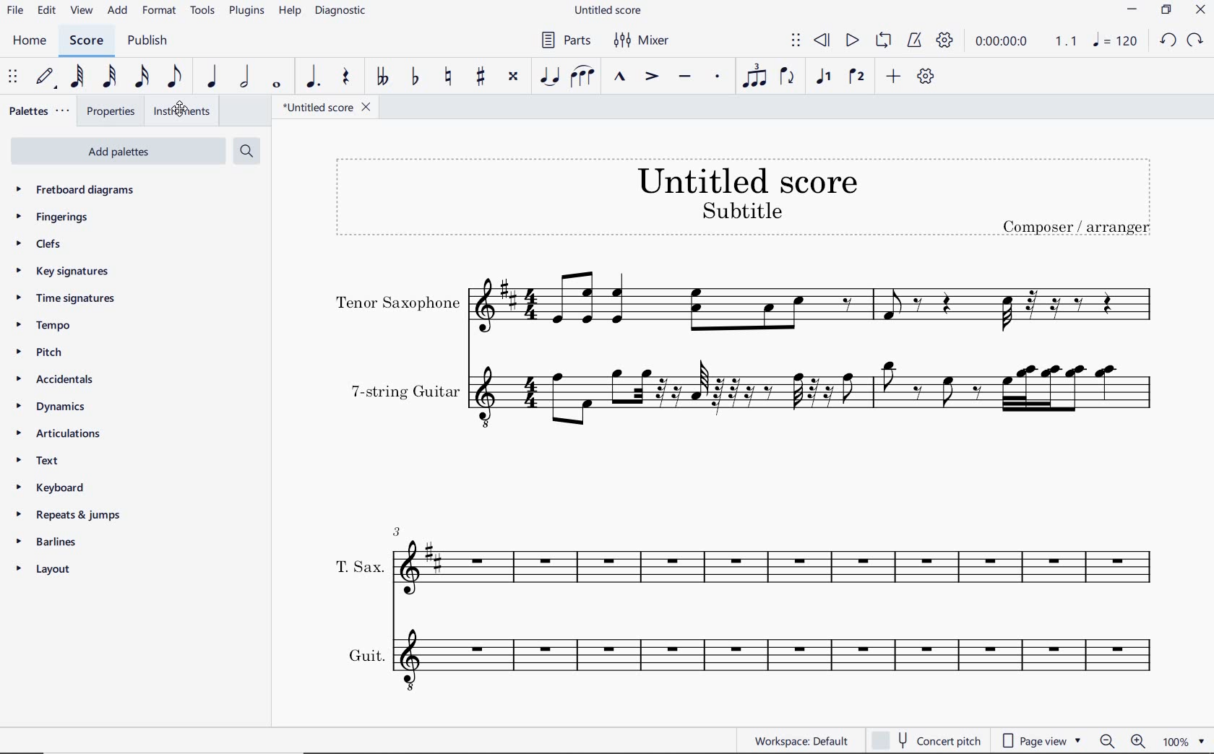 This screenshot has width=1214, height=754. What do you see at coordinates (83, 12) in the screenshot?
I see `VIEW` at bounding box center [83, 12].